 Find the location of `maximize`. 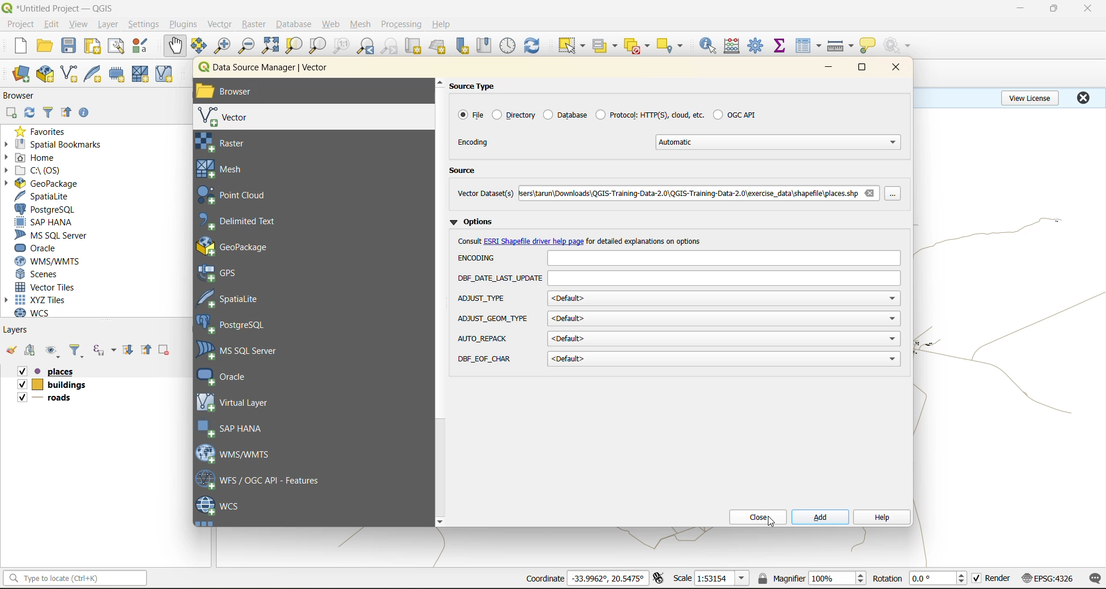

maximize is located at coordinates (863, 70).